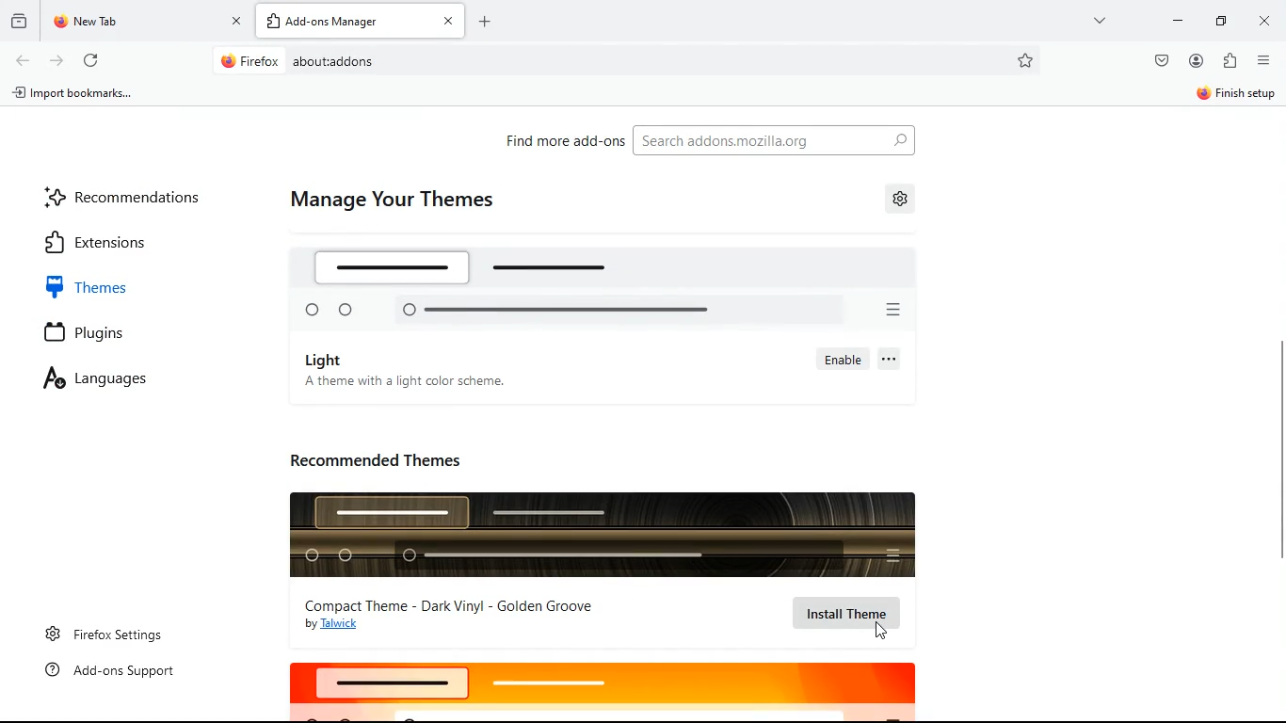 This screenshot has height=723, width=1286. Describe the element at coordinates (389, 458) in the screenshot. I see `recommended themes` at that location.